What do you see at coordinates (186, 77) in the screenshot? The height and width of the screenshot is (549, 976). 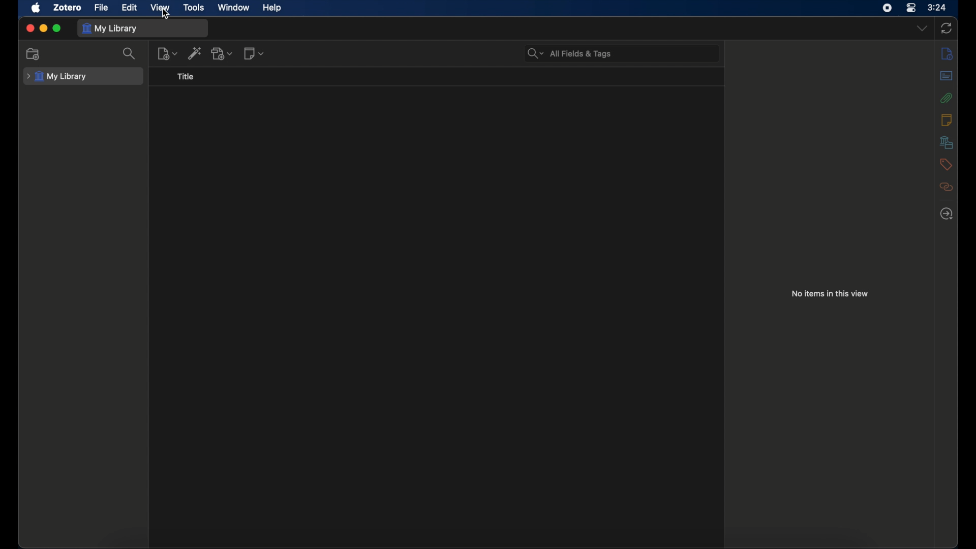 I see `title` at bounding box center [186, 77].